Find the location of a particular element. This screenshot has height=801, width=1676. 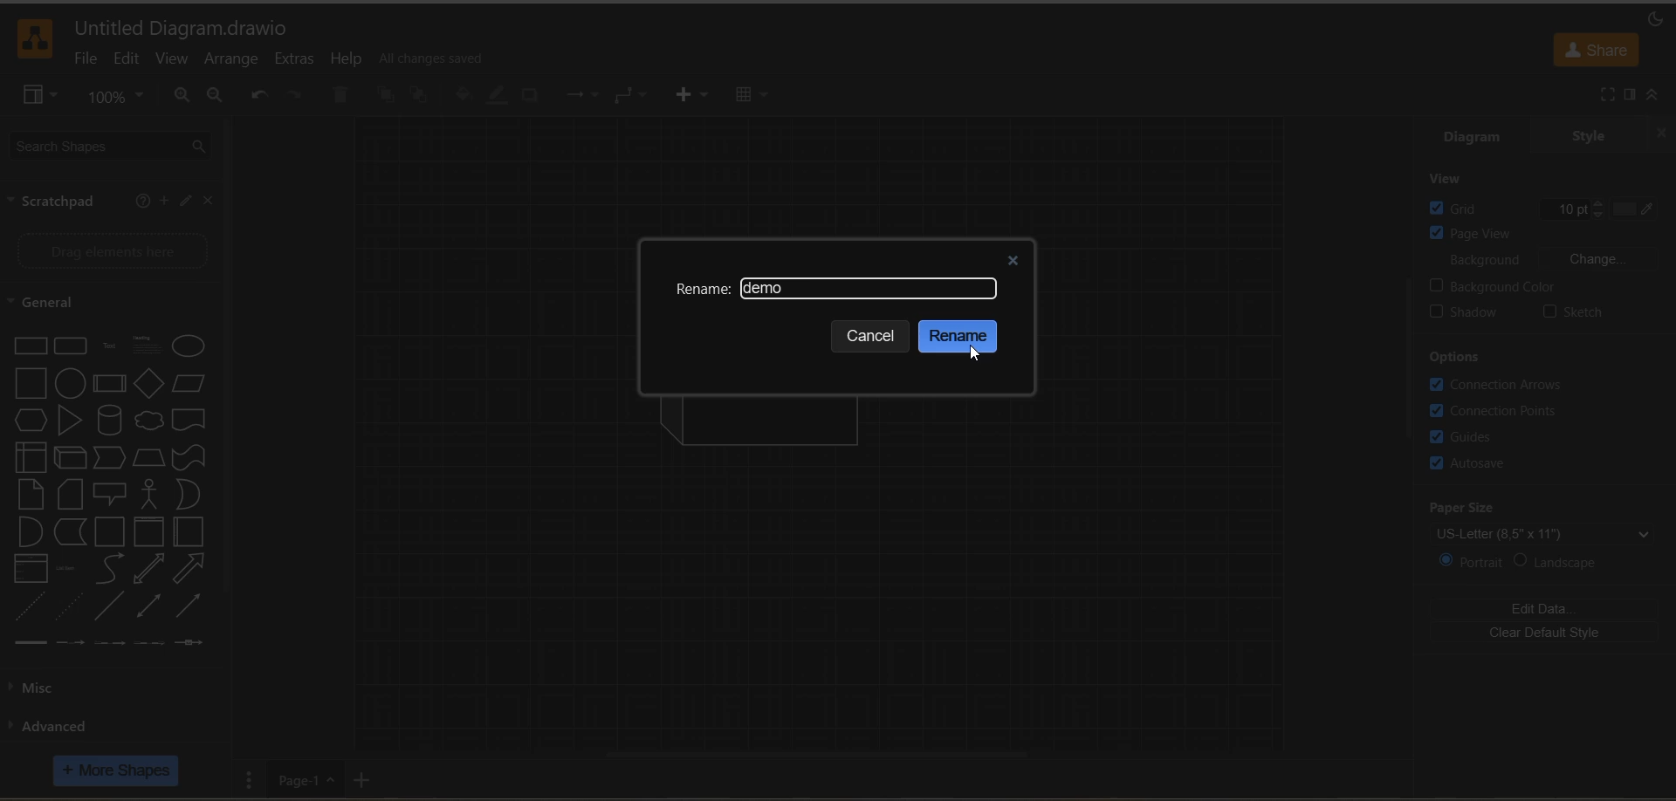

cursor at Rename is located at coordinates (973, 355).